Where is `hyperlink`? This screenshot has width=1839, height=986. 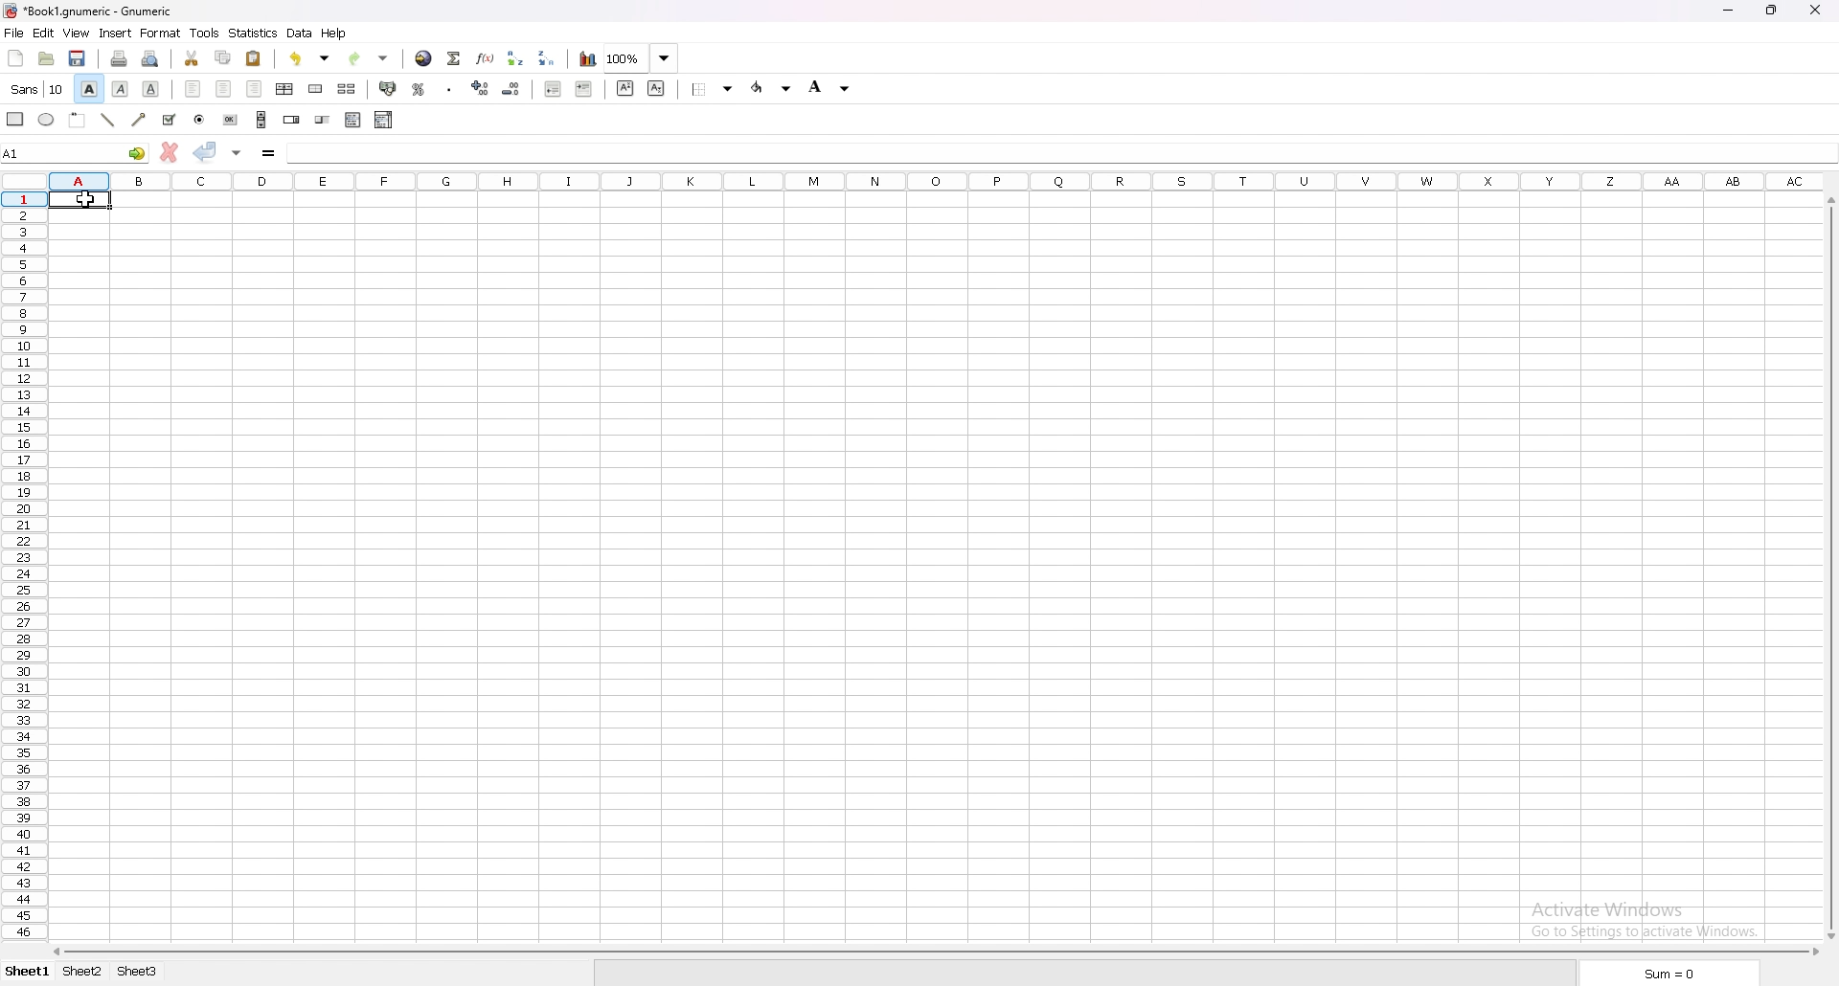
hyperlink is located at coordinates (424, 58).